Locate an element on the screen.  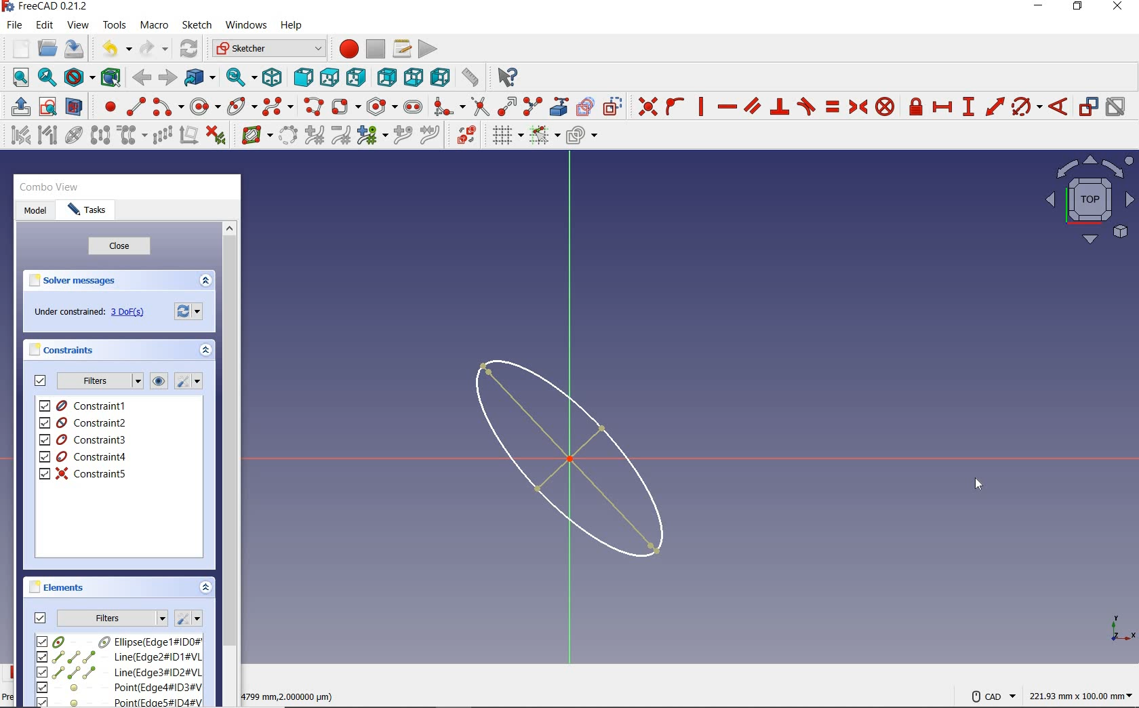
check to toggle filters is located at coordinates (41, 617).